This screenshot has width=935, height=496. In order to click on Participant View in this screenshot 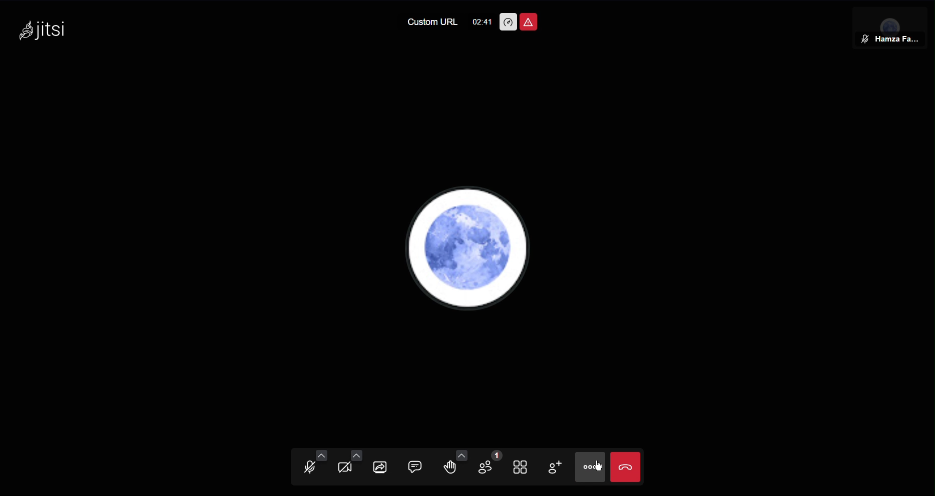, I will do `click(893, 25)`.